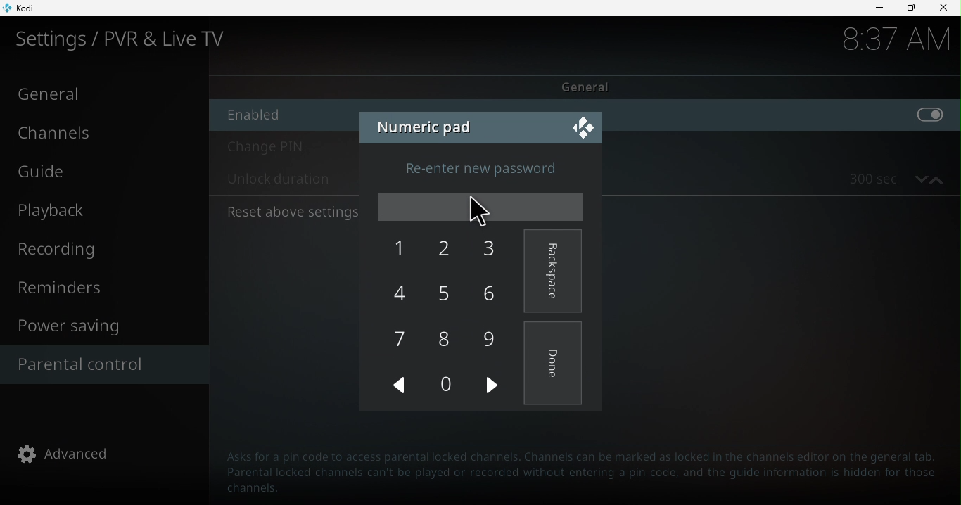 The height and width of the screenshot is (505, 961). I want to click on decrease, so click(919, 178).